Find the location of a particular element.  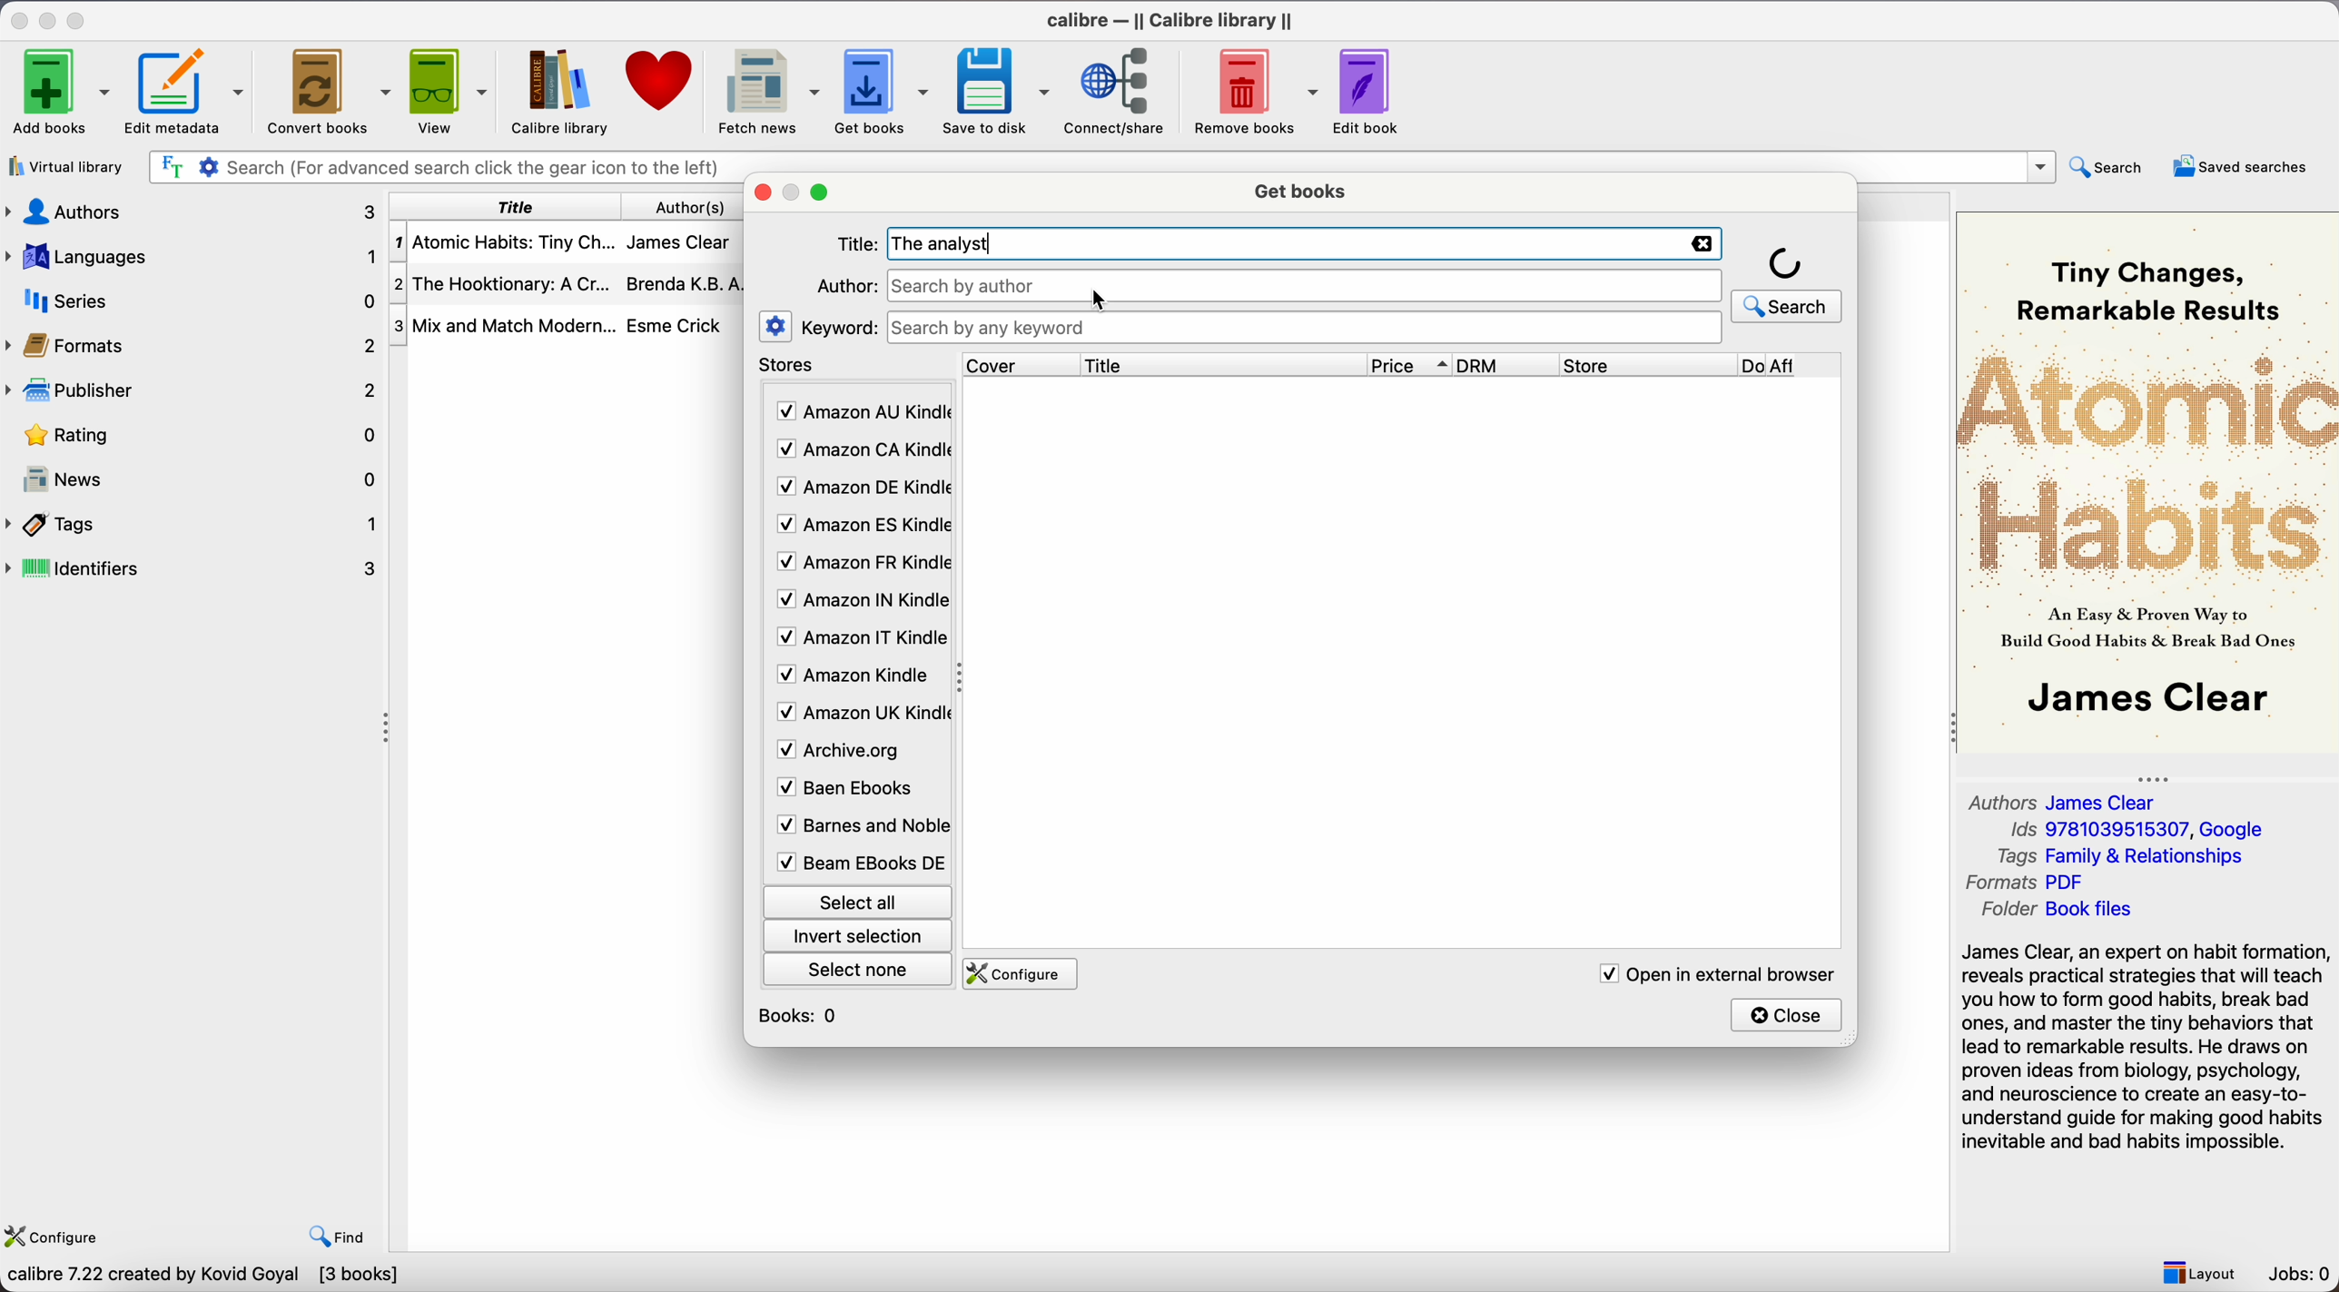

Jobs: 0 is located at coordinates (2303, 1277).